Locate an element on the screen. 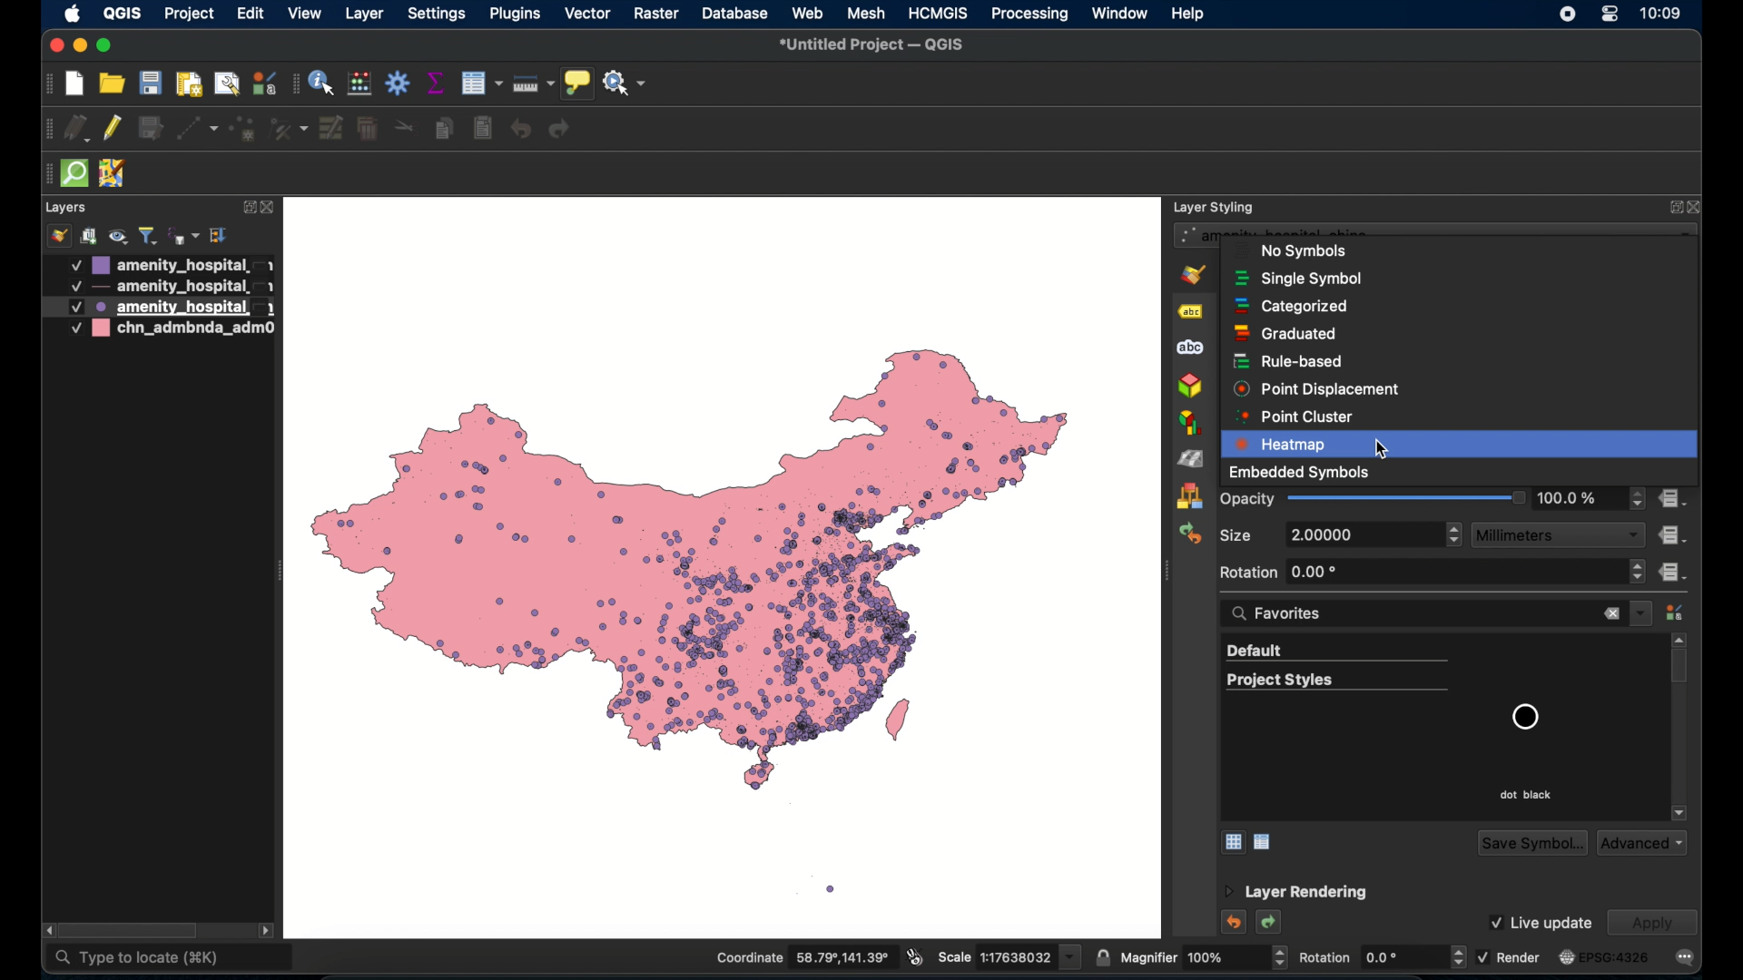  point displacement is located at coordinates (1317, 389).